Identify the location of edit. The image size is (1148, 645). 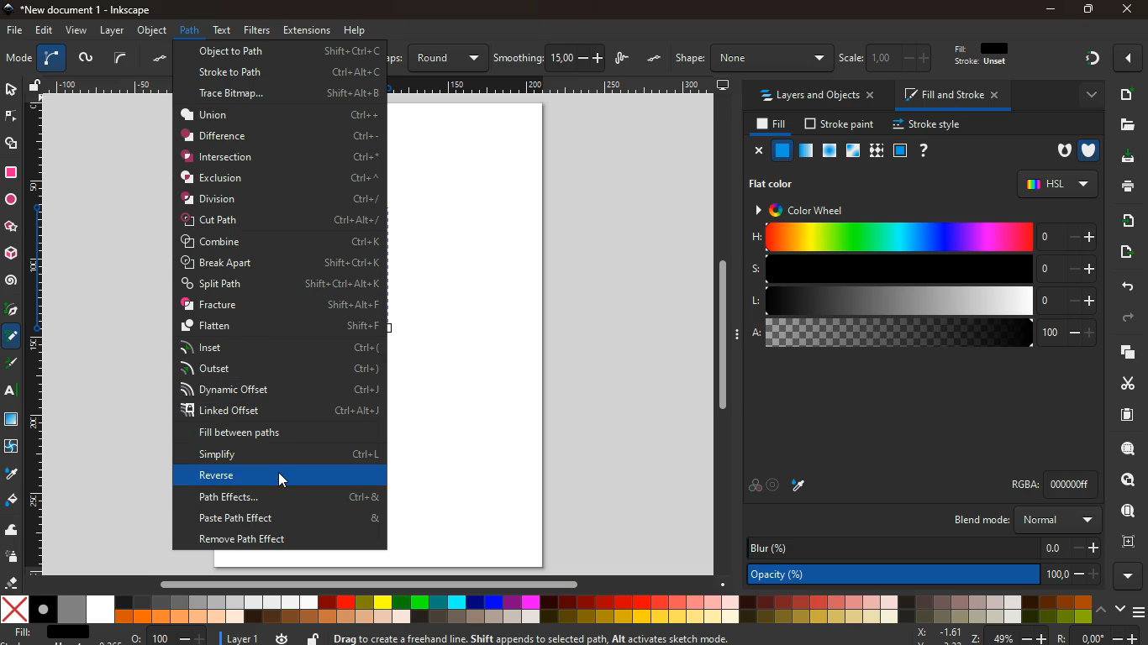
(45, 30).